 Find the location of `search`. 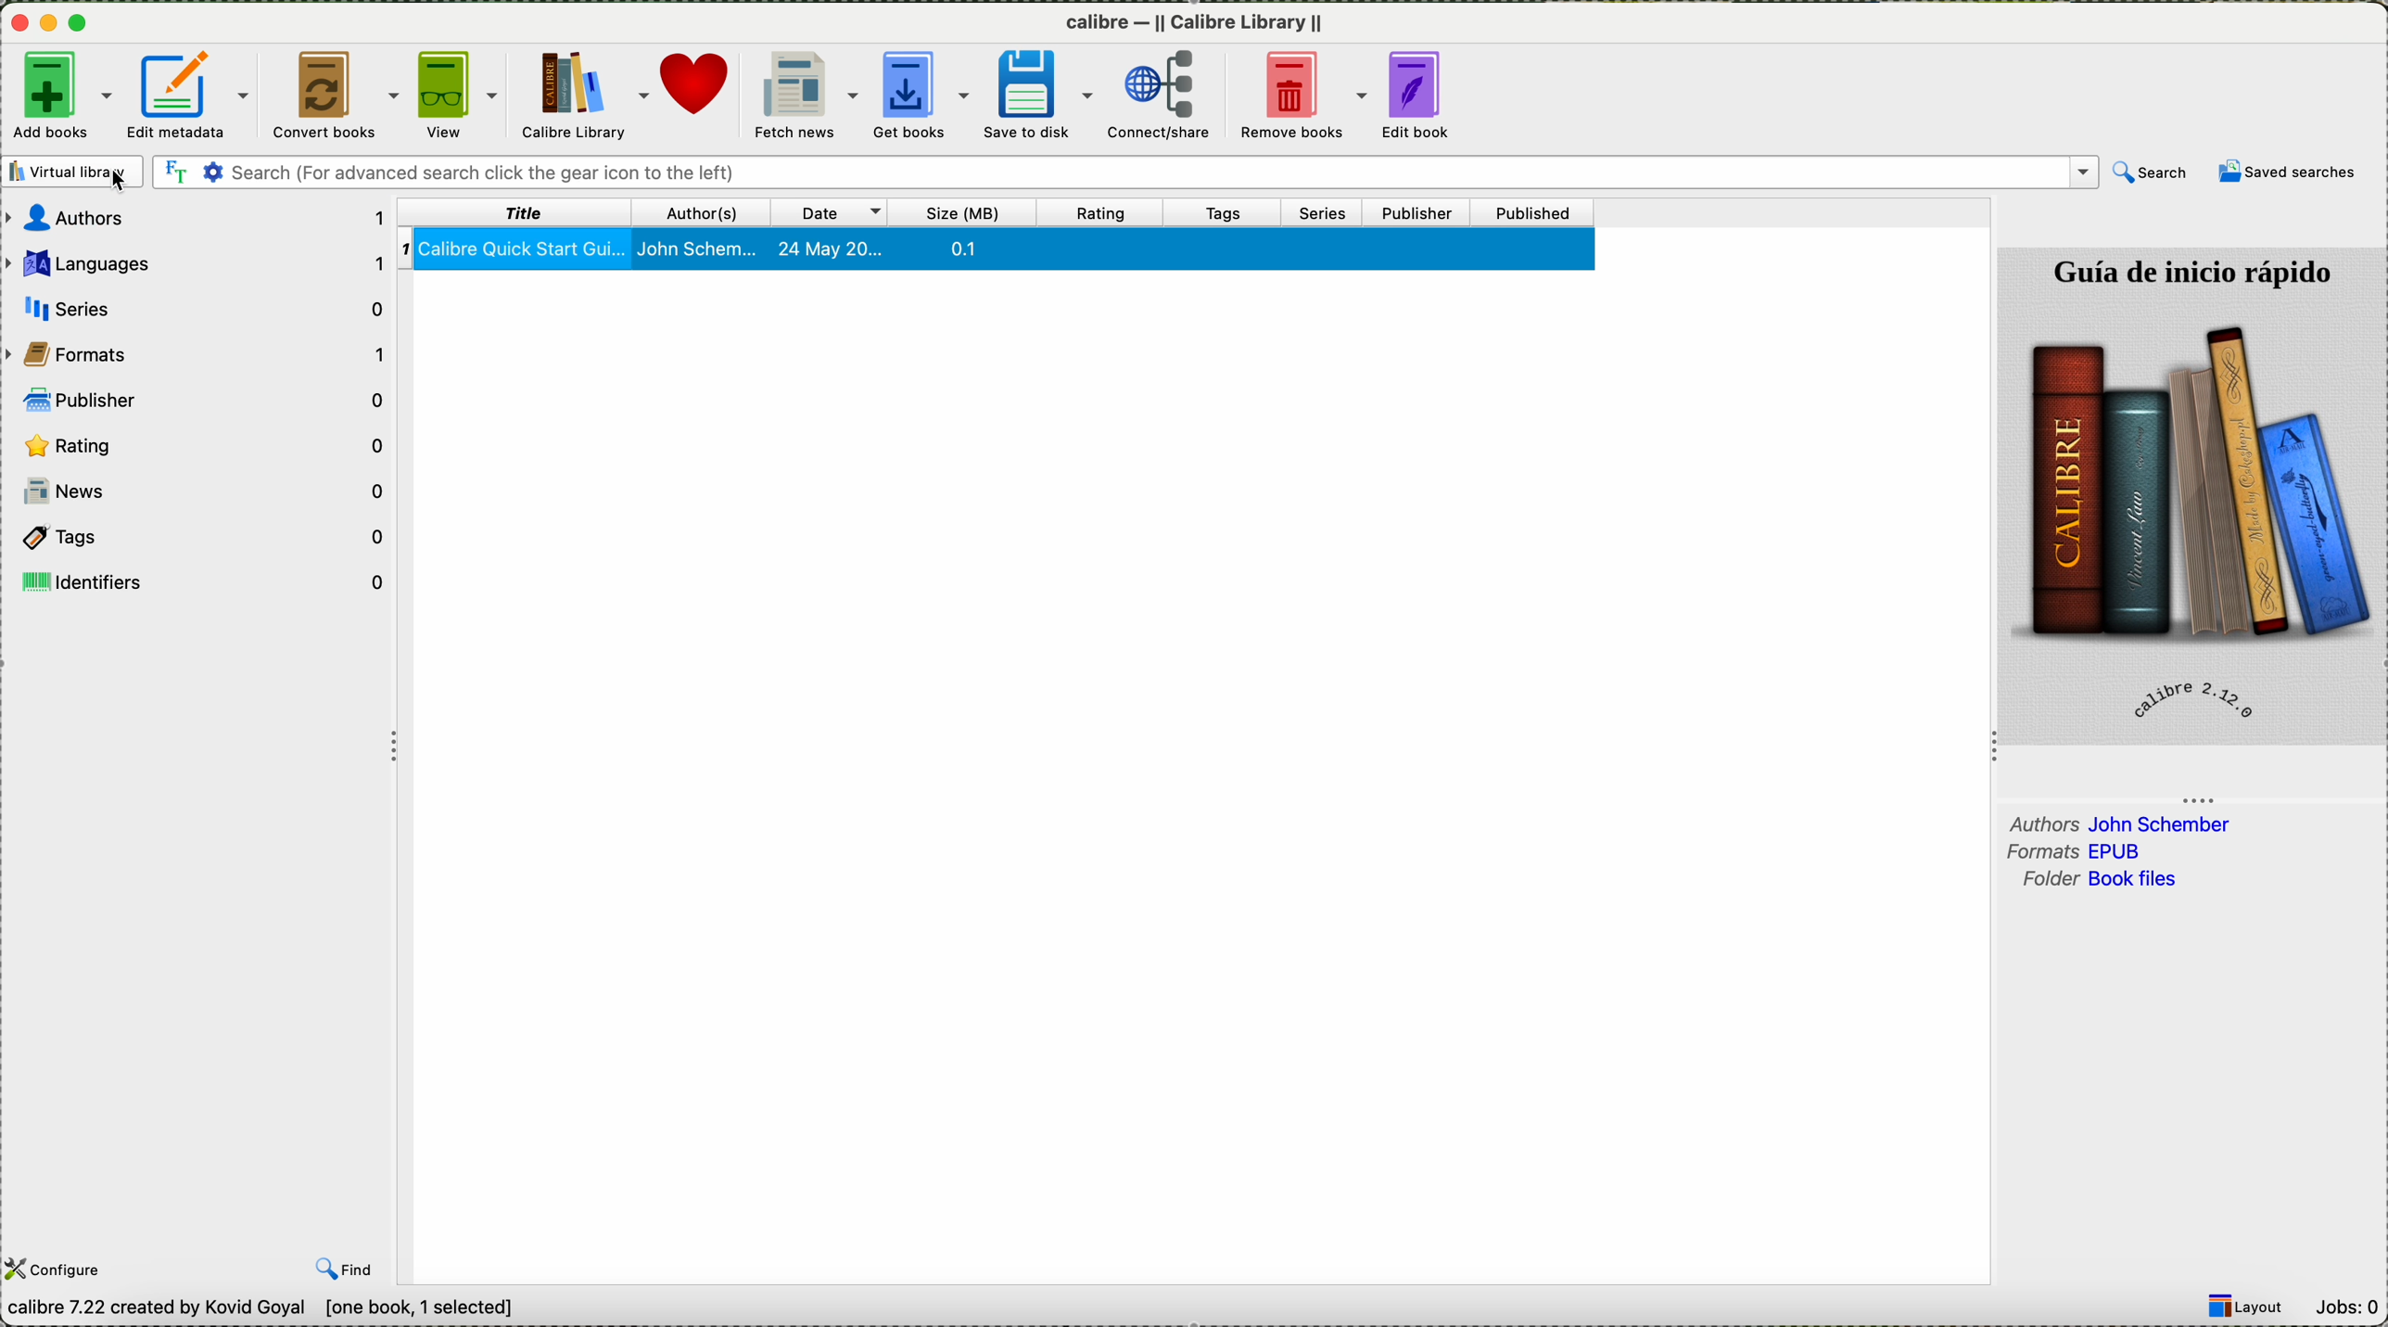

search is located at coordinates (1123, 172).